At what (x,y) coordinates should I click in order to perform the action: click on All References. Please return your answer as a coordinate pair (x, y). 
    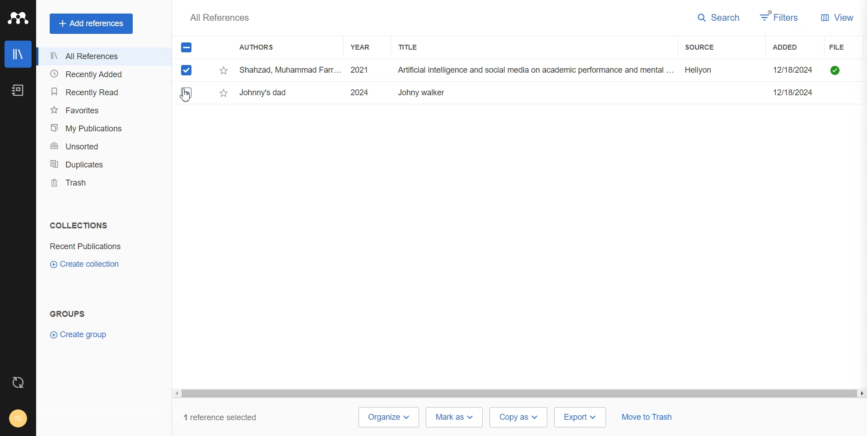
    Looking at the image, I should click on (101, 56).